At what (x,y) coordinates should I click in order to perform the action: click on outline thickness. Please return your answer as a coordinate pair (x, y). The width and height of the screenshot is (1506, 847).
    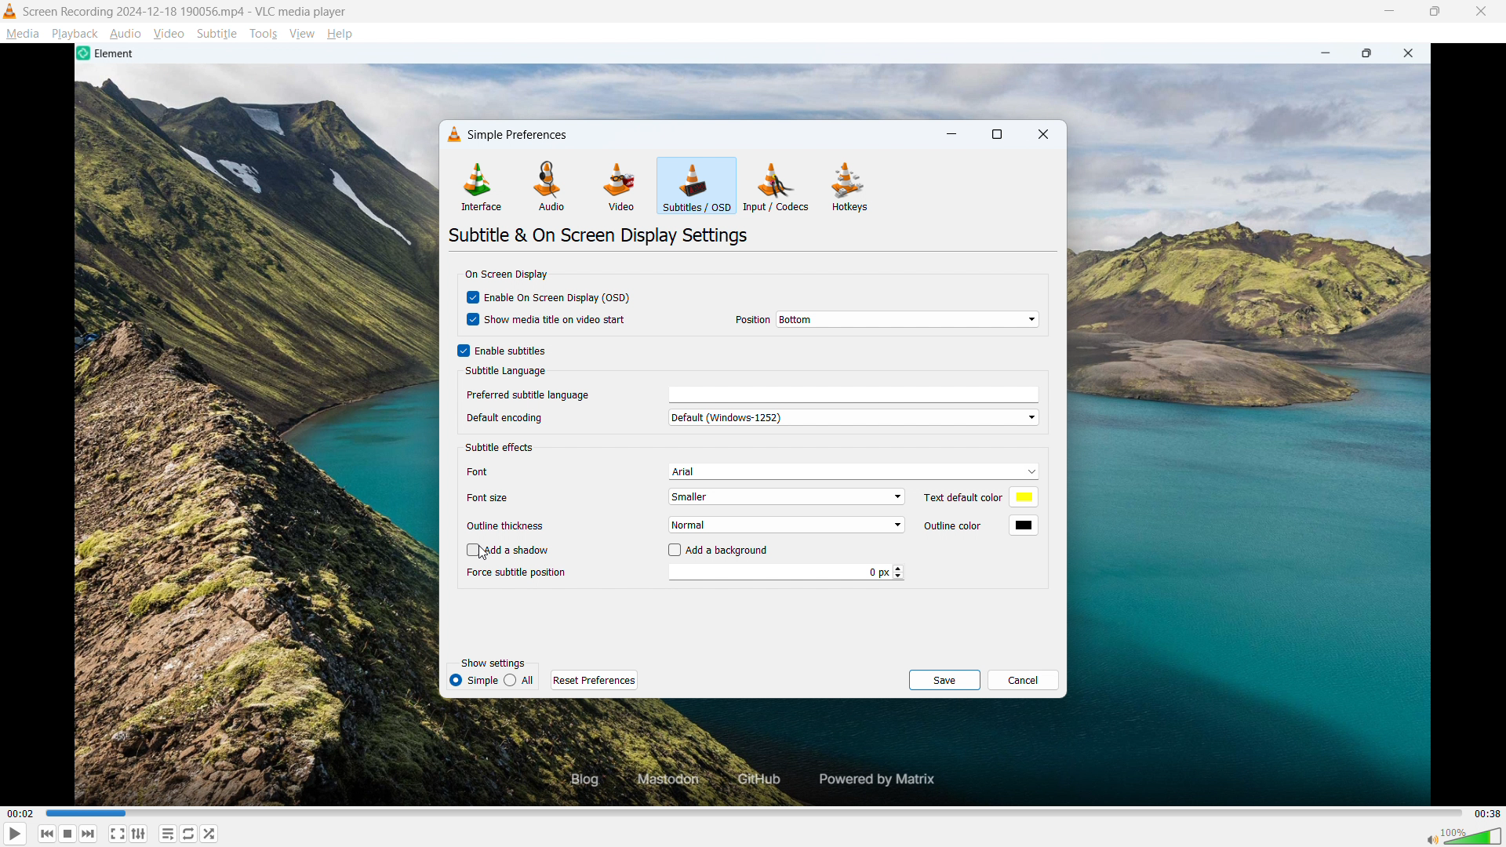
    Looking at the image, I should click on (511, 525).